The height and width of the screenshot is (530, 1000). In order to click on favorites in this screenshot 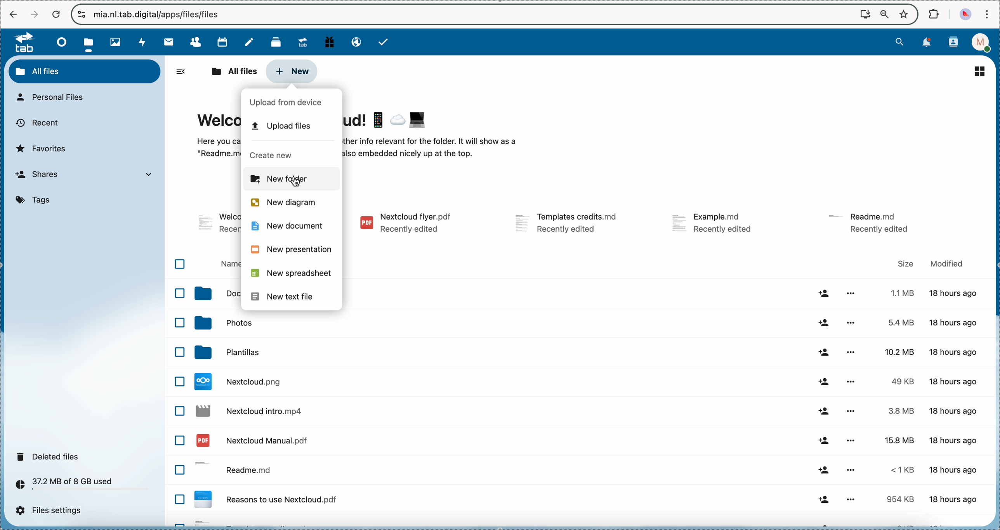, I will do `click(43, 148)`.